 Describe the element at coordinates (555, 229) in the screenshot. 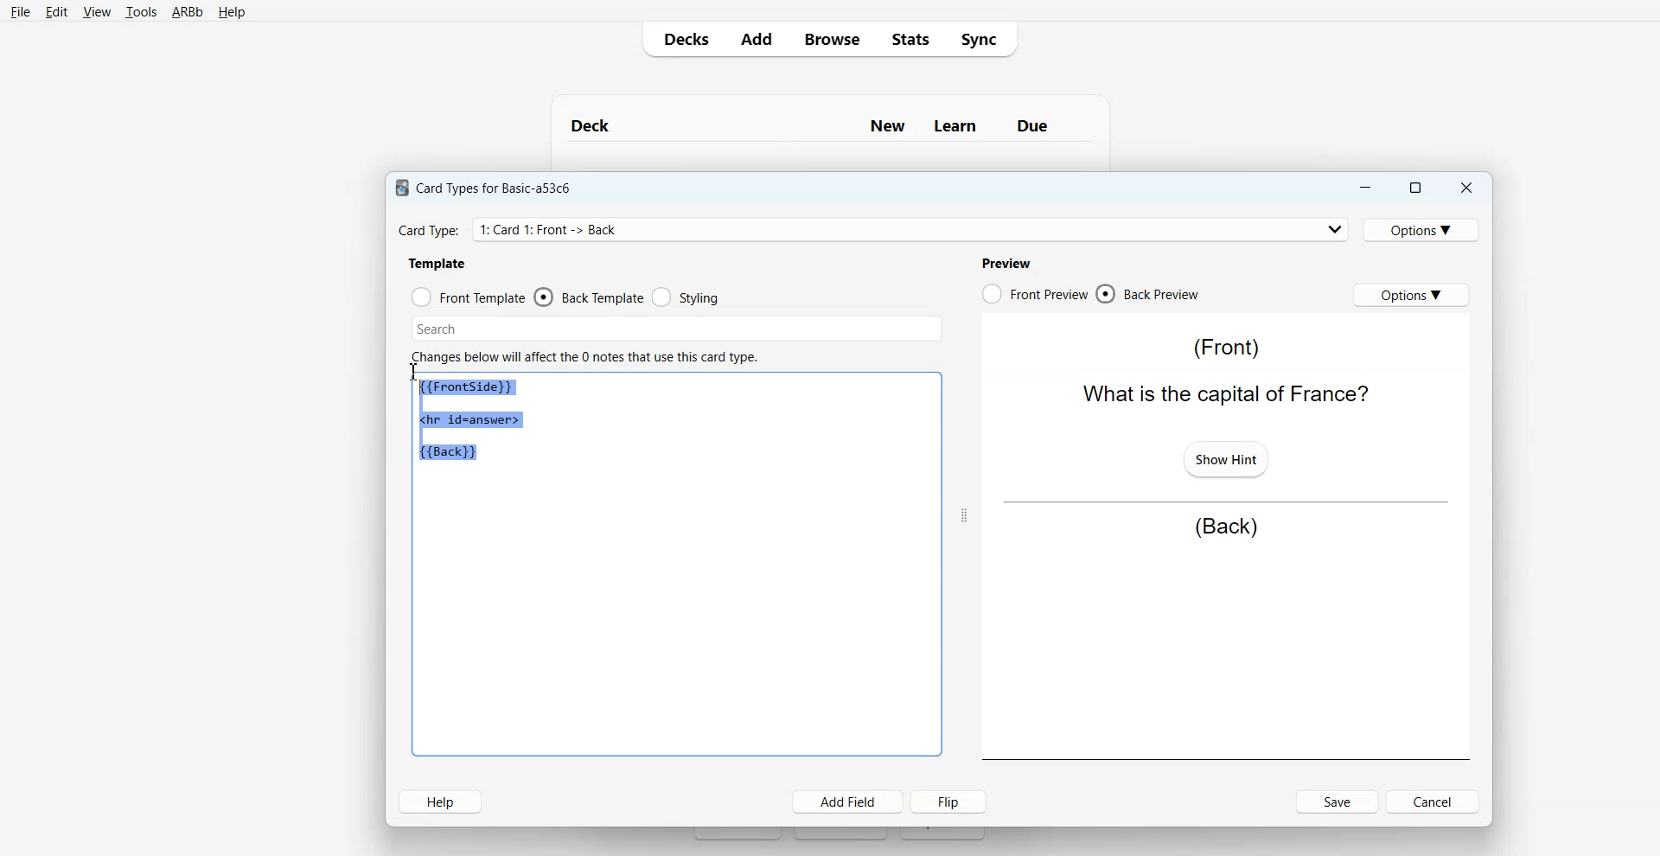

I see `Card Type: 1: Card 1: Front -> Back` at that location.